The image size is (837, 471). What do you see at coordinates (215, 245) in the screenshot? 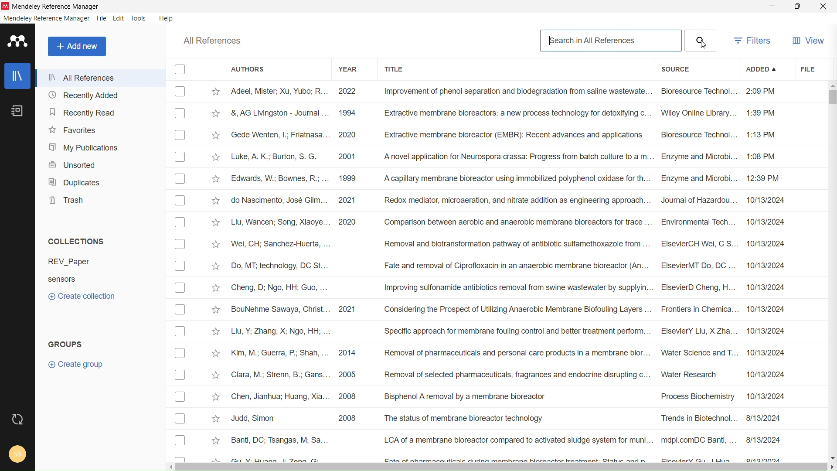
I see `Add to favorites` at bounding box center [215, 245].